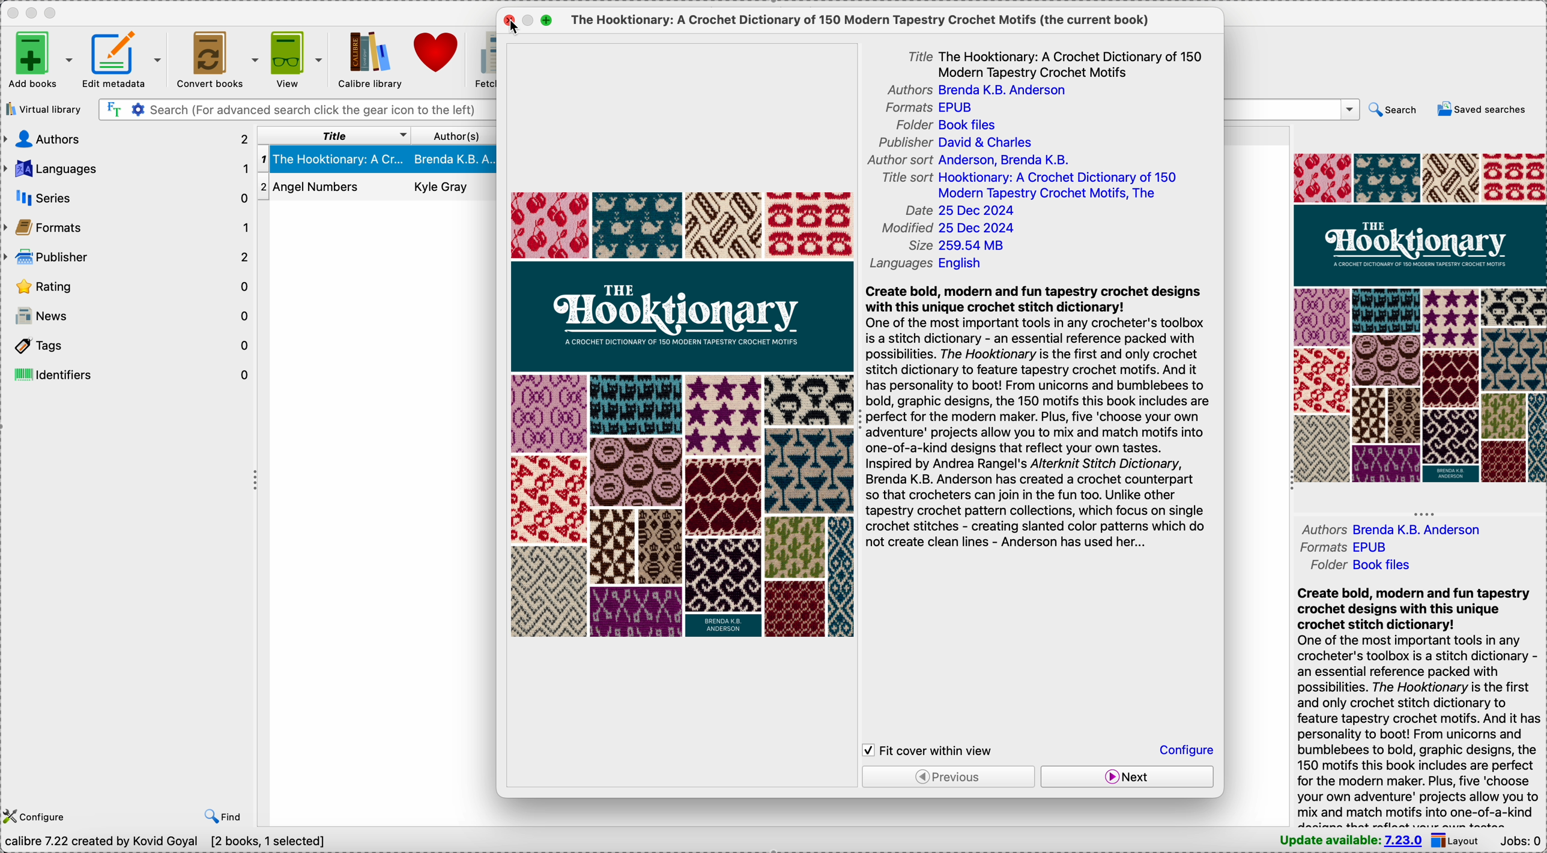 The width and height of the screenshot is (1547, 853). I want to click on size, so click(959, 246).